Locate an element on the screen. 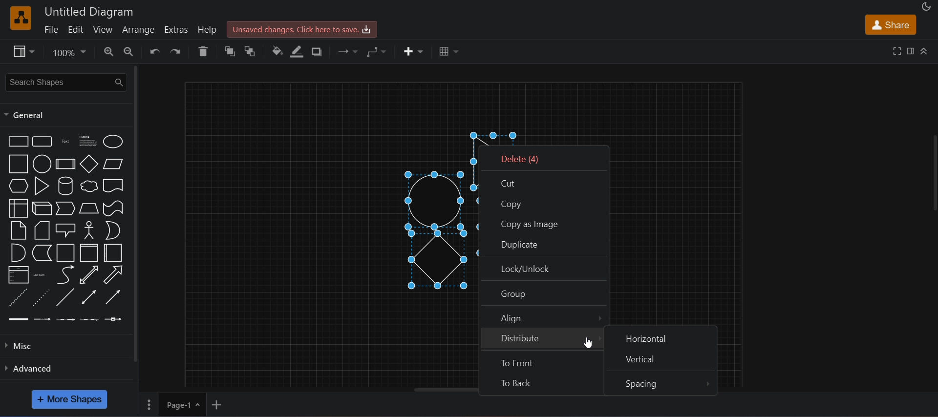 The width and height of the screenshot is (938, 417). fullscreen is located at coordinates (895, 51).